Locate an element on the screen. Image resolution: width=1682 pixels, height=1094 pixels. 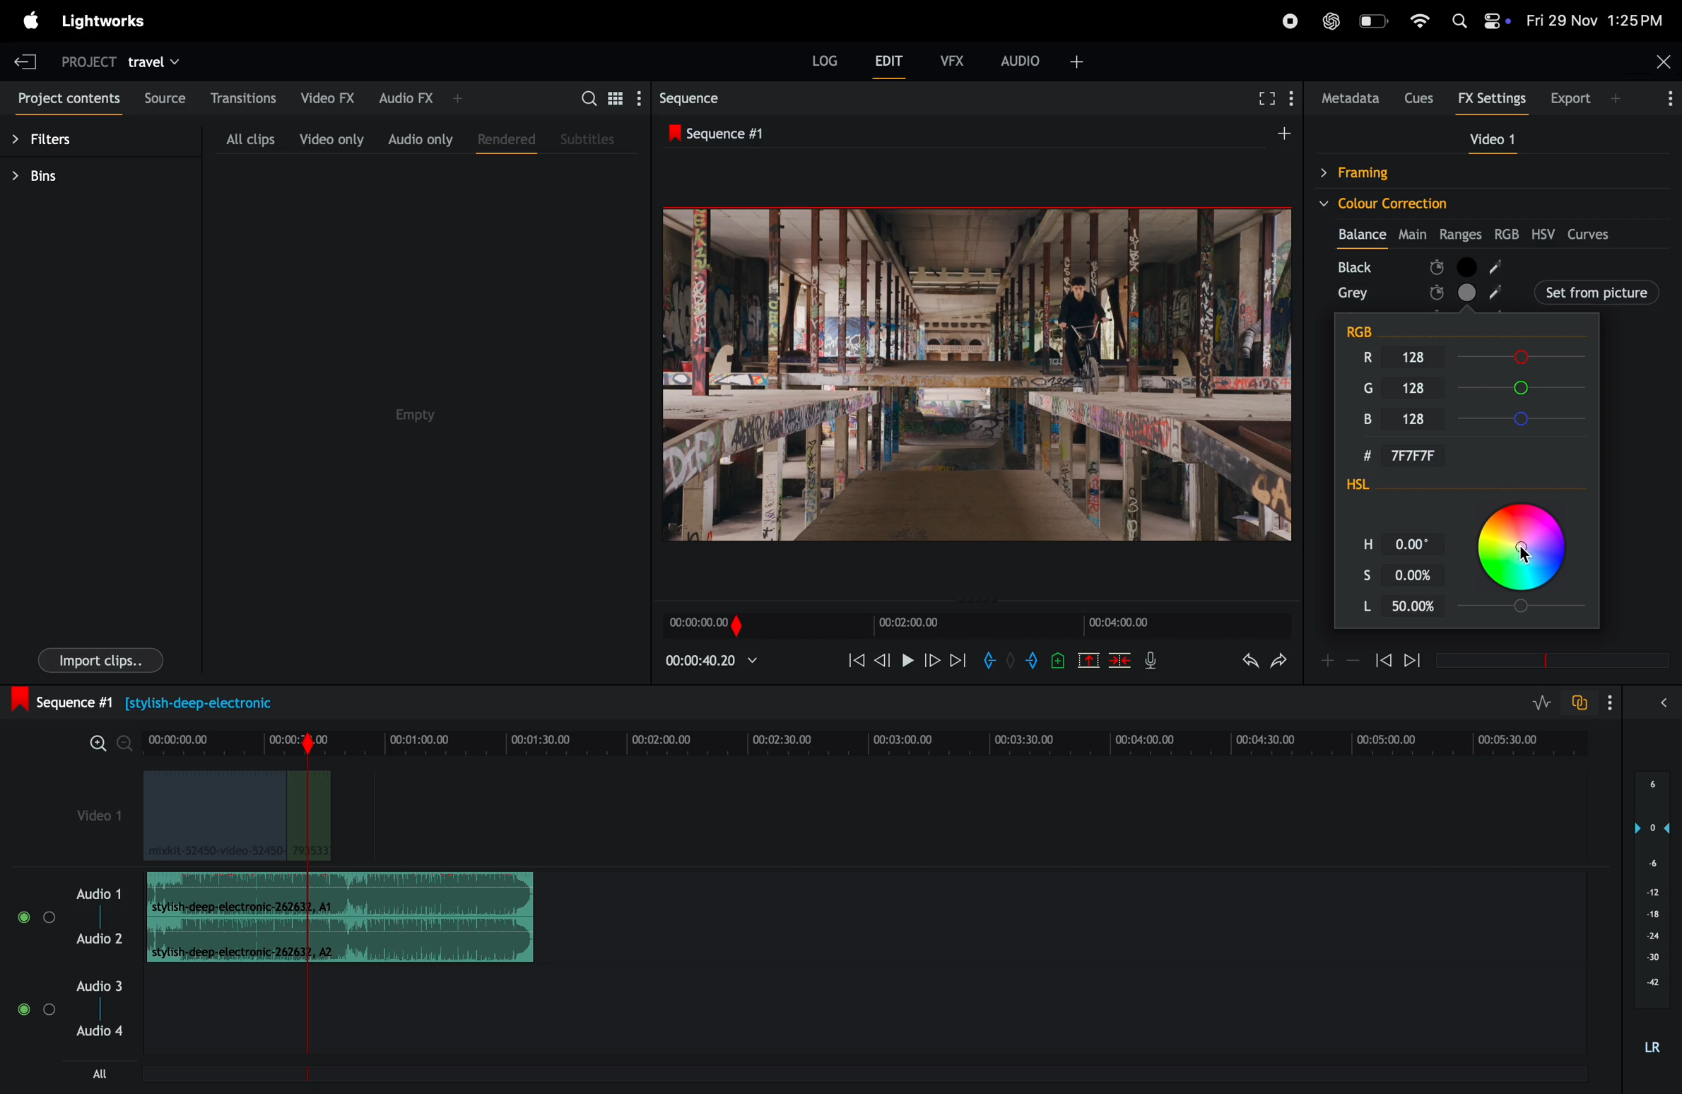
tofggle audio track is located at coordinates (1578, 702).